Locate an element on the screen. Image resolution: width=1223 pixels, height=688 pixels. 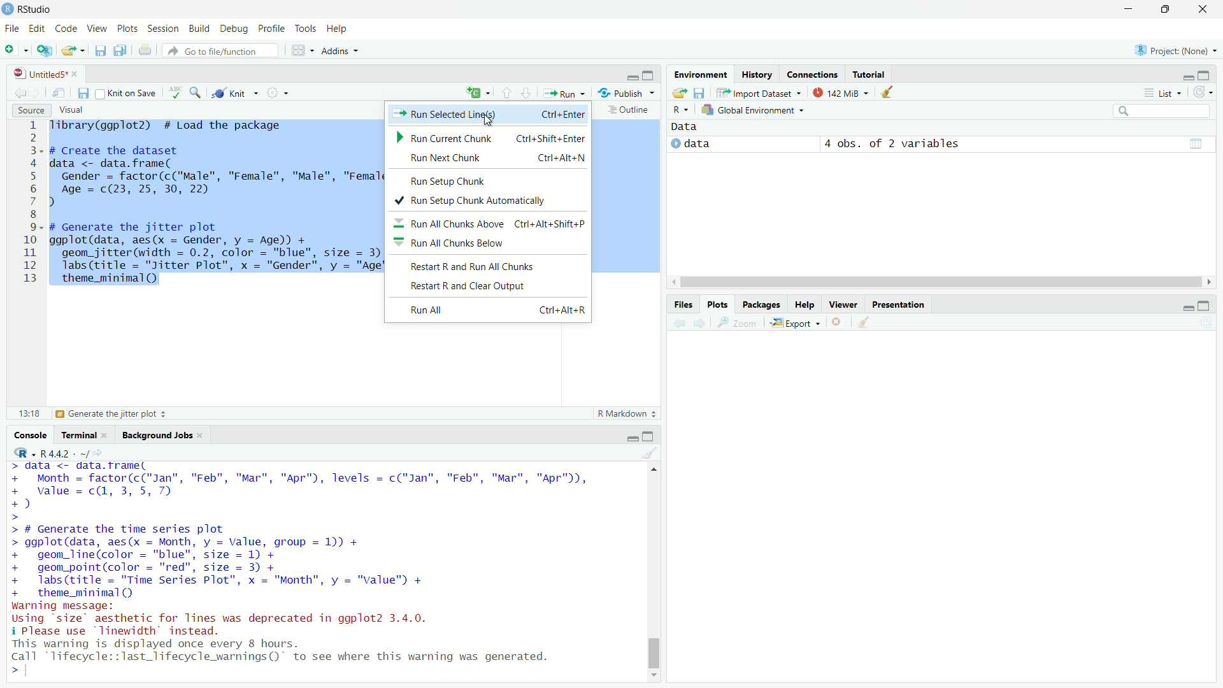
4 obs. of 2 variables is located at coordinates (892, 142).